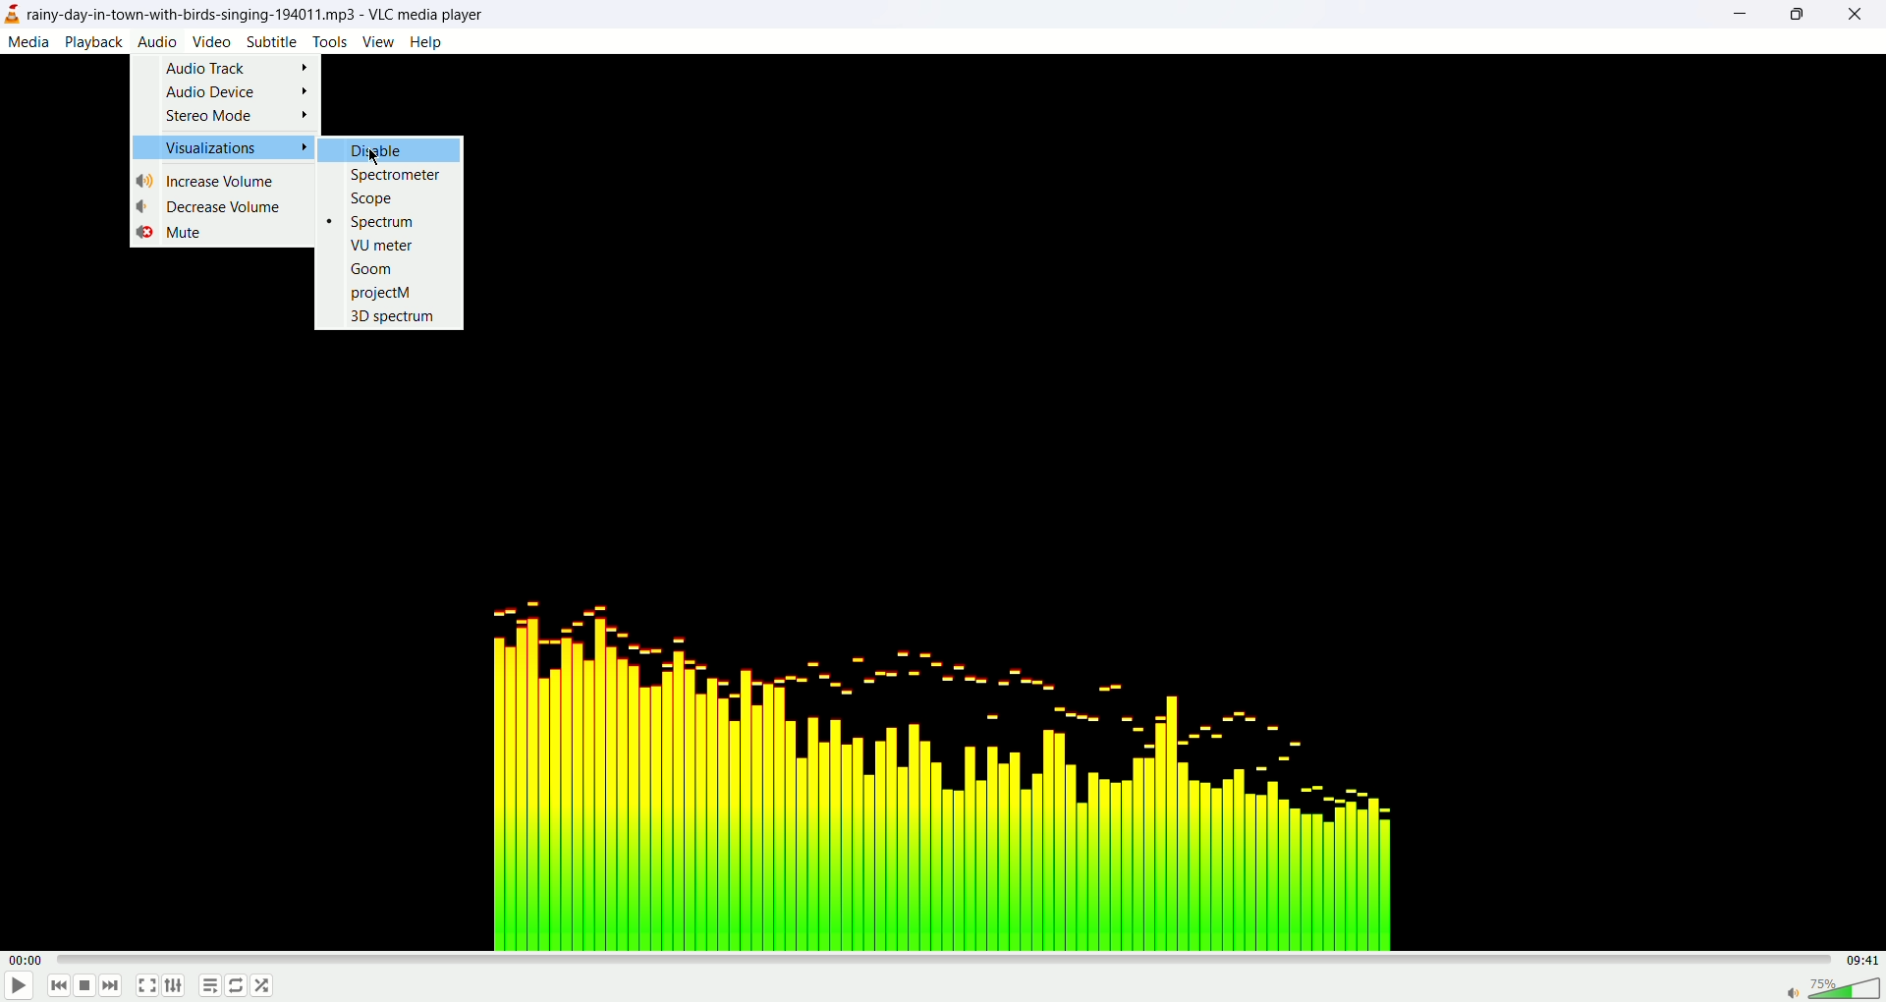 The width and height of the screenshot is (1886, 1002). Describe the element at coordinates (238, 68) in the screenshot. I see `audio track` at that location.